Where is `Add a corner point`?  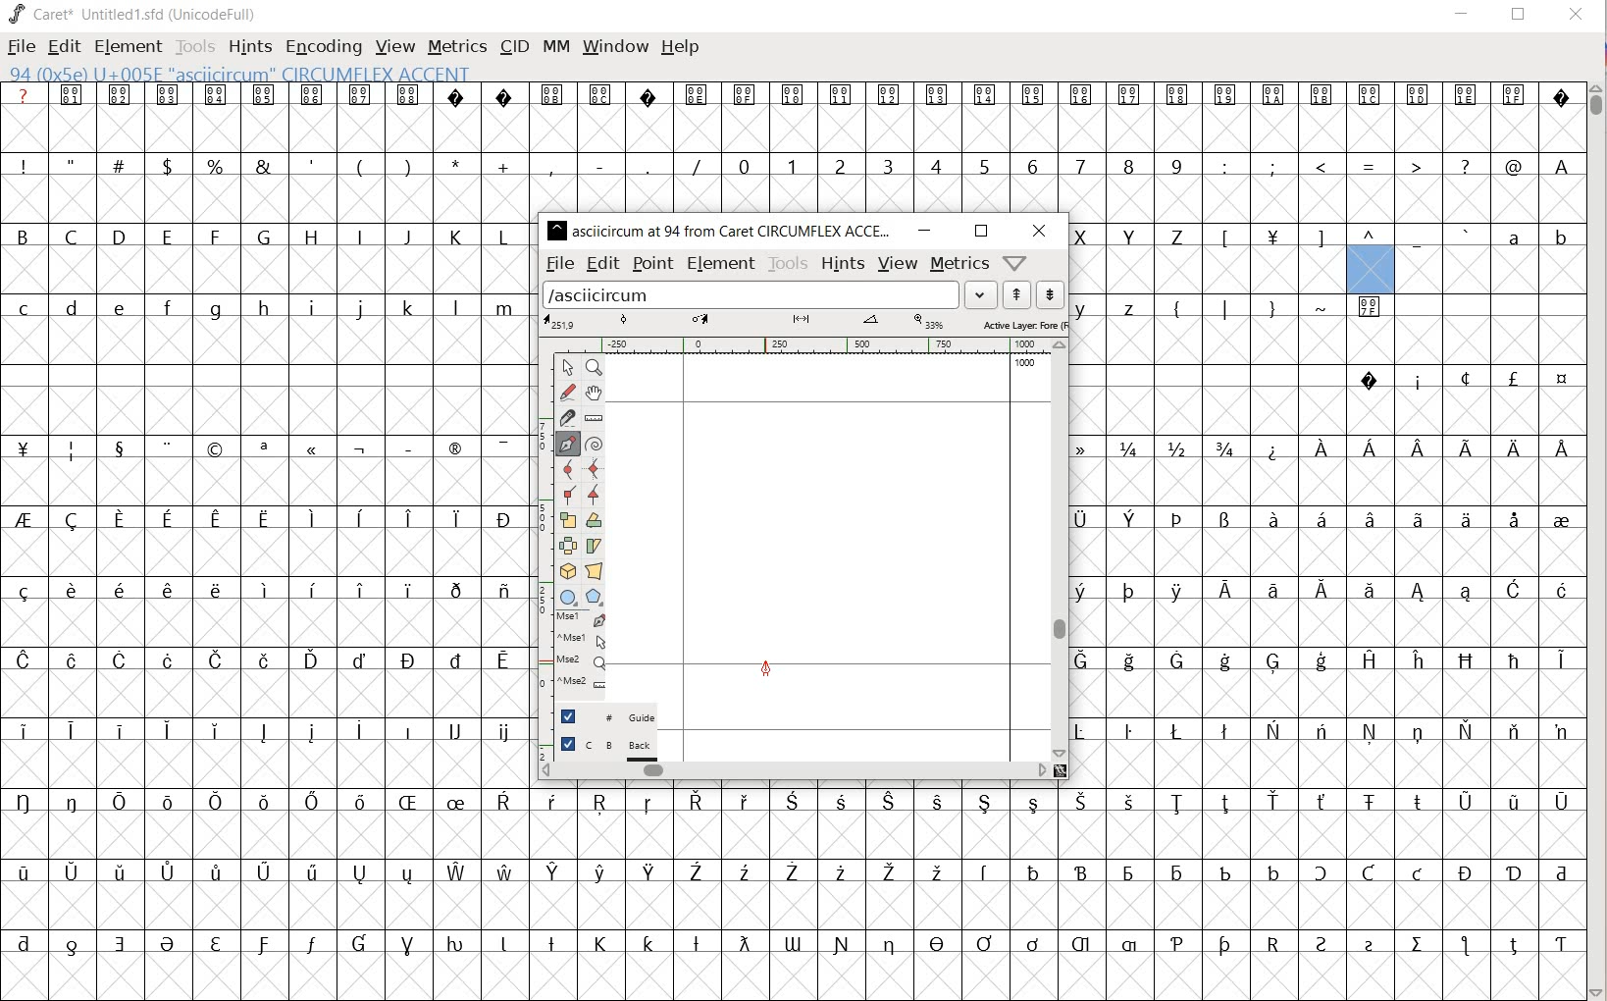
Add a corner point is located at coordinates (595, 494).